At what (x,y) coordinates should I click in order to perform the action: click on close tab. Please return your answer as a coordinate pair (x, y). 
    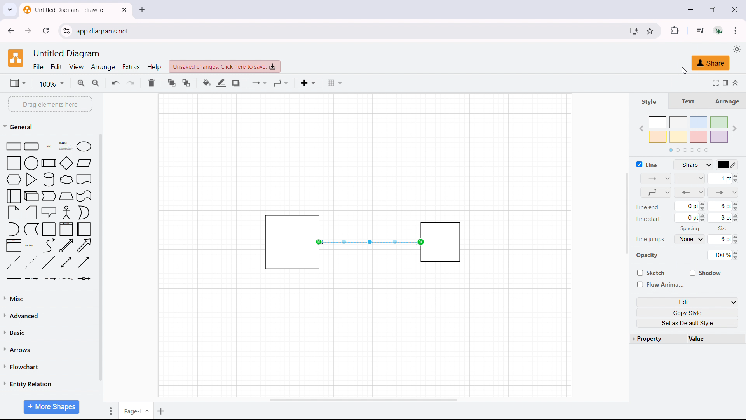
    Looking at the image, I should click on (142, 10).